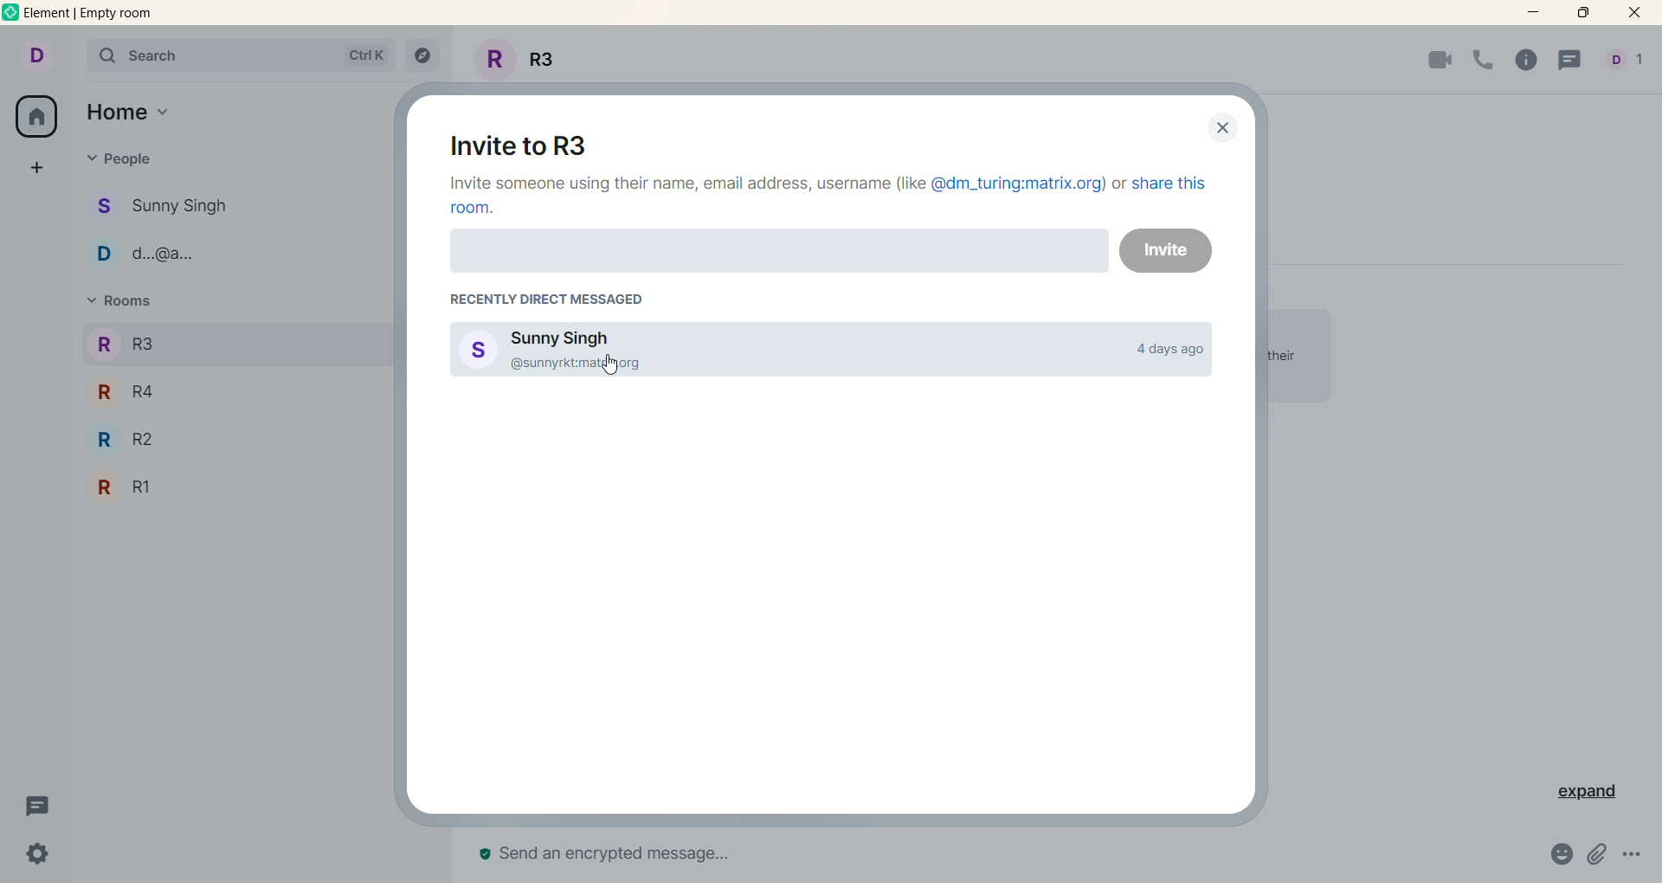 Image resolution: width=1662 pixels, height=883 pixels. Describe the element at coordinates (41, 854) in the screenshot. I see `settings` at that location.